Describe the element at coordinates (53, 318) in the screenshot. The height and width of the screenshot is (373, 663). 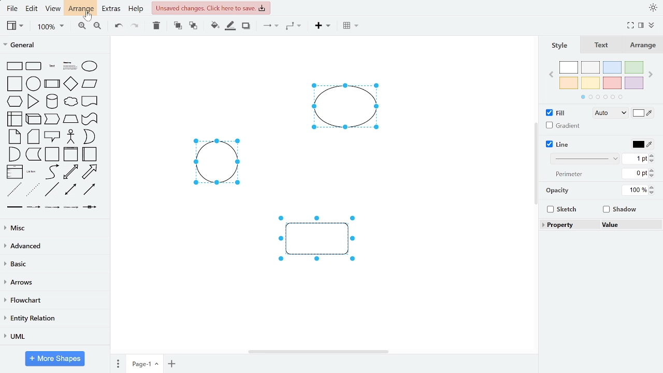
I see `entity relation` at that location.